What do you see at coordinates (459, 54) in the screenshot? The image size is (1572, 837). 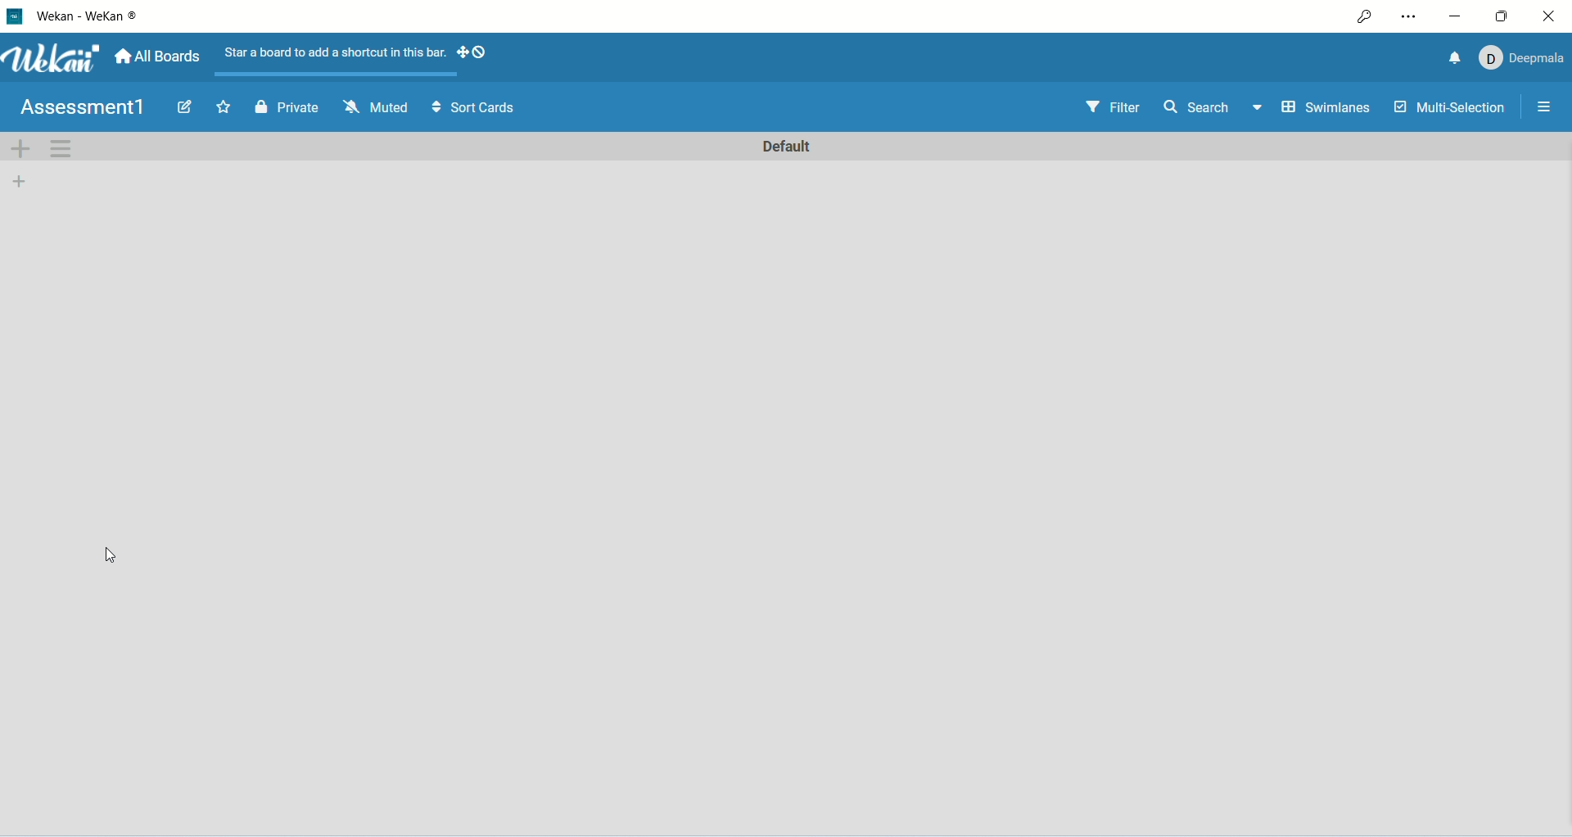 I see `show-desktop-drag-handles` at bounding box center [459, 54].